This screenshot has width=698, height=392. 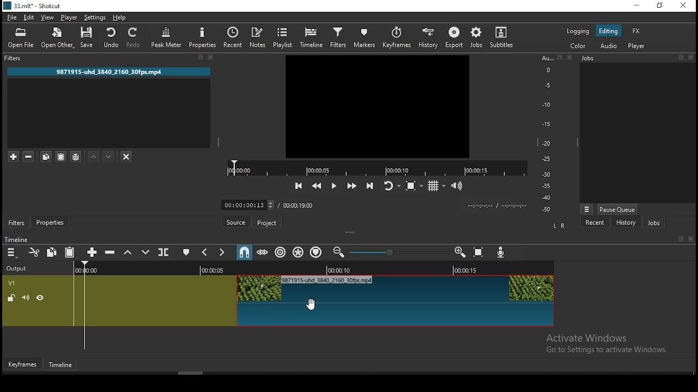 What do you see at coordinates (318, 186) in the screenshot?
I see `play quickly backward` at bounding box center [318, 186].